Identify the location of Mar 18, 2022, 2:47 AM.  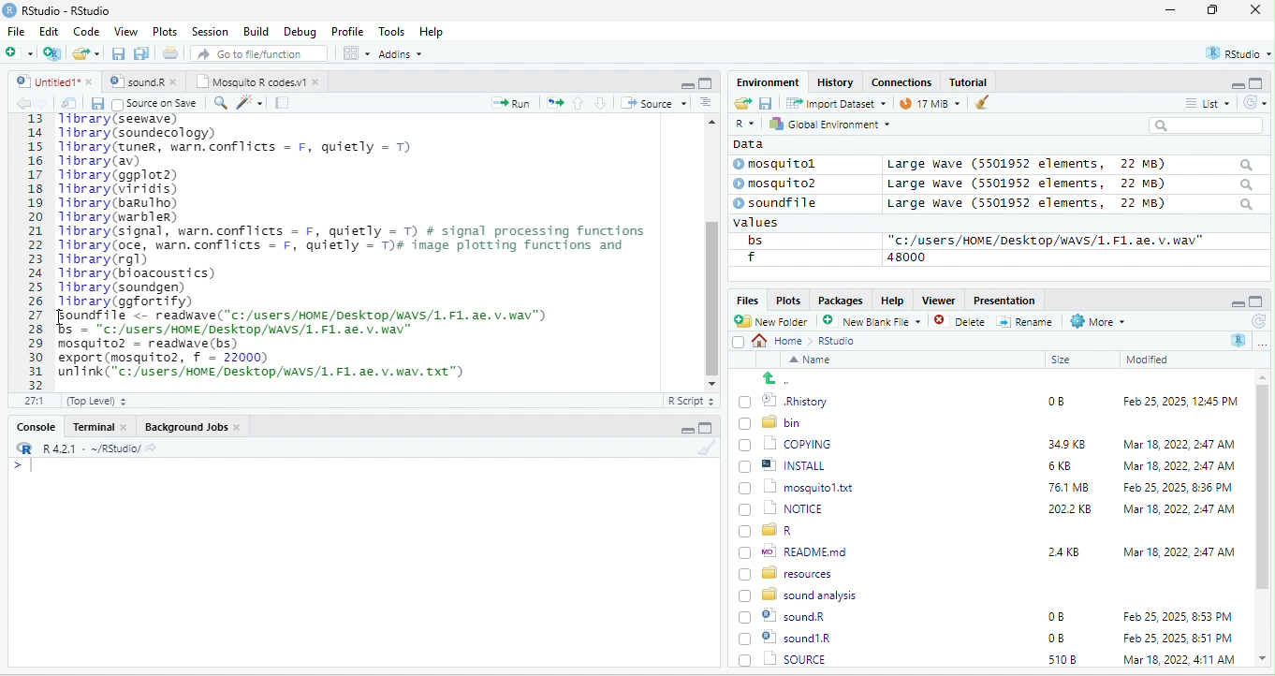
(1179, 551).